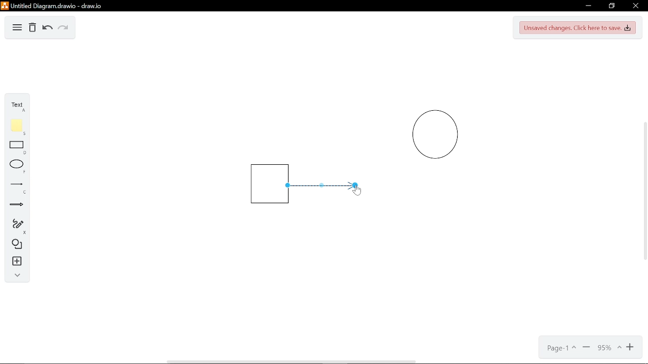  I want to click on Redo, so click(63, 28).